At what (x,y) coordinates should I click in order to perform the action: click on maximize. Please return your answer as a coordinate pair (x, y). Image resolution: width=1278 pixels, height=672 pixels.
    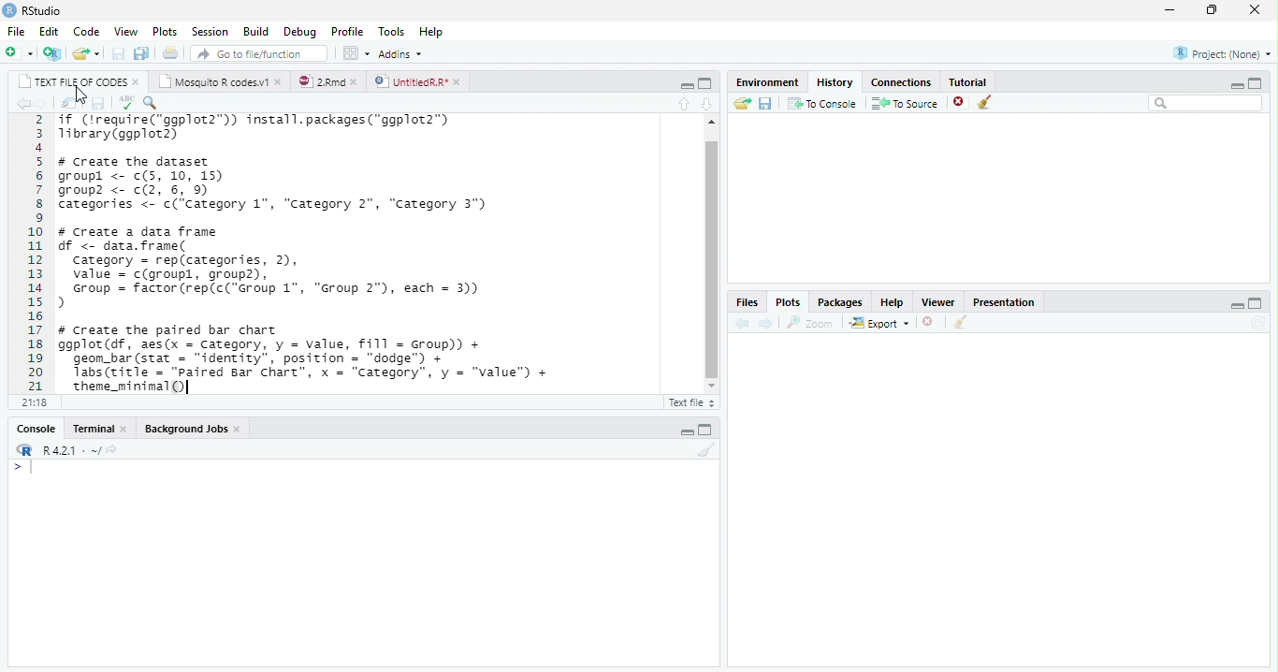
    Looking at the image, I should click on (709, 431).